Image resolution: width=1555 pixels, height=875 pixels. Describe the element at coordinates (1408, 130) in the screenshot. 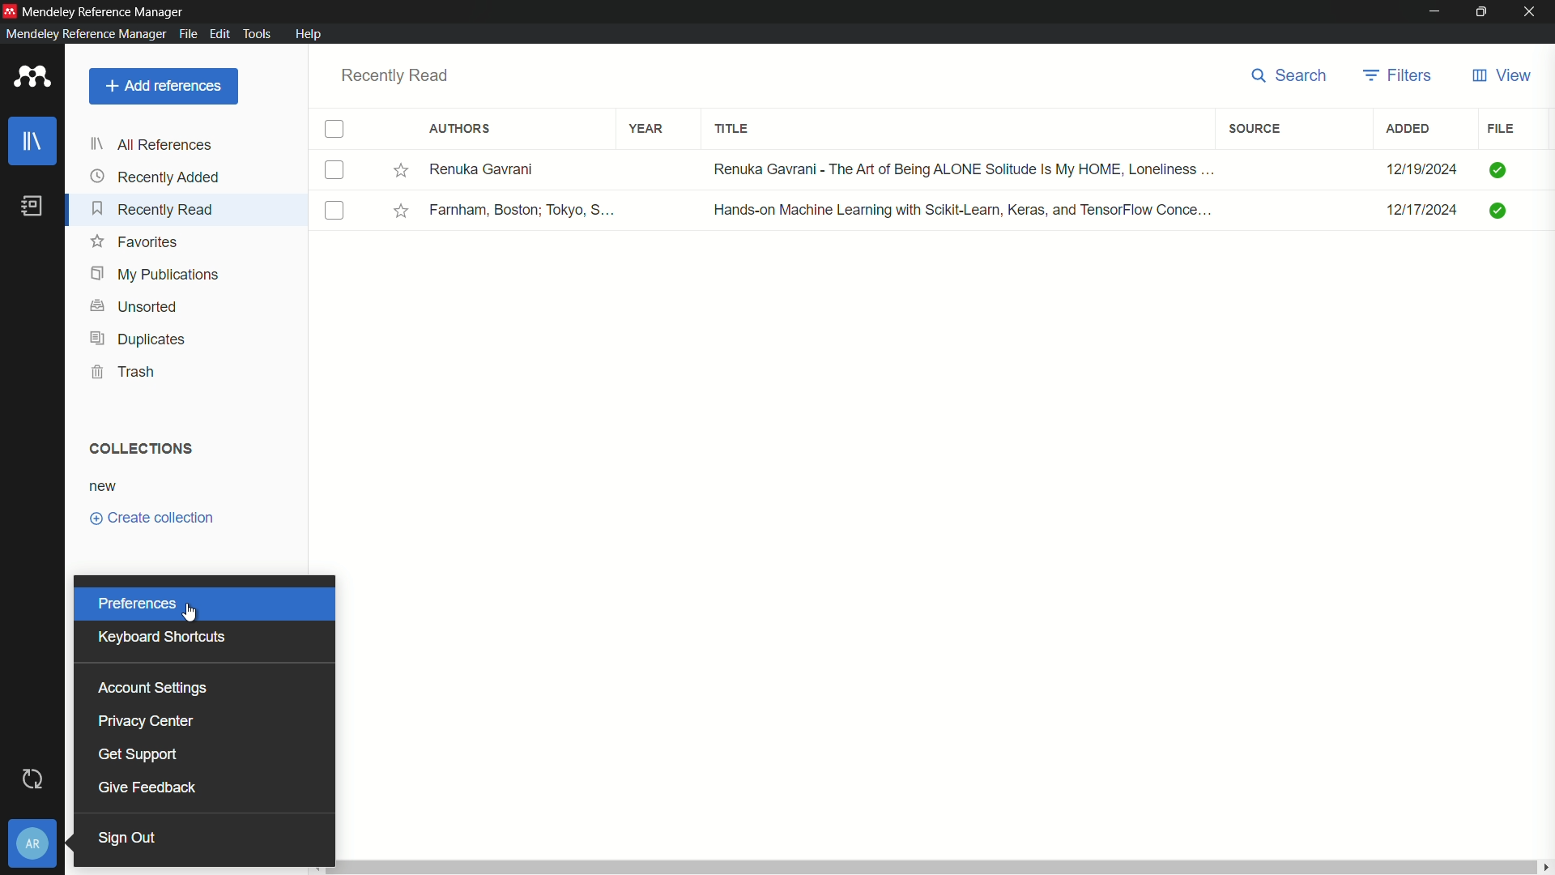

I see `added` at that location.